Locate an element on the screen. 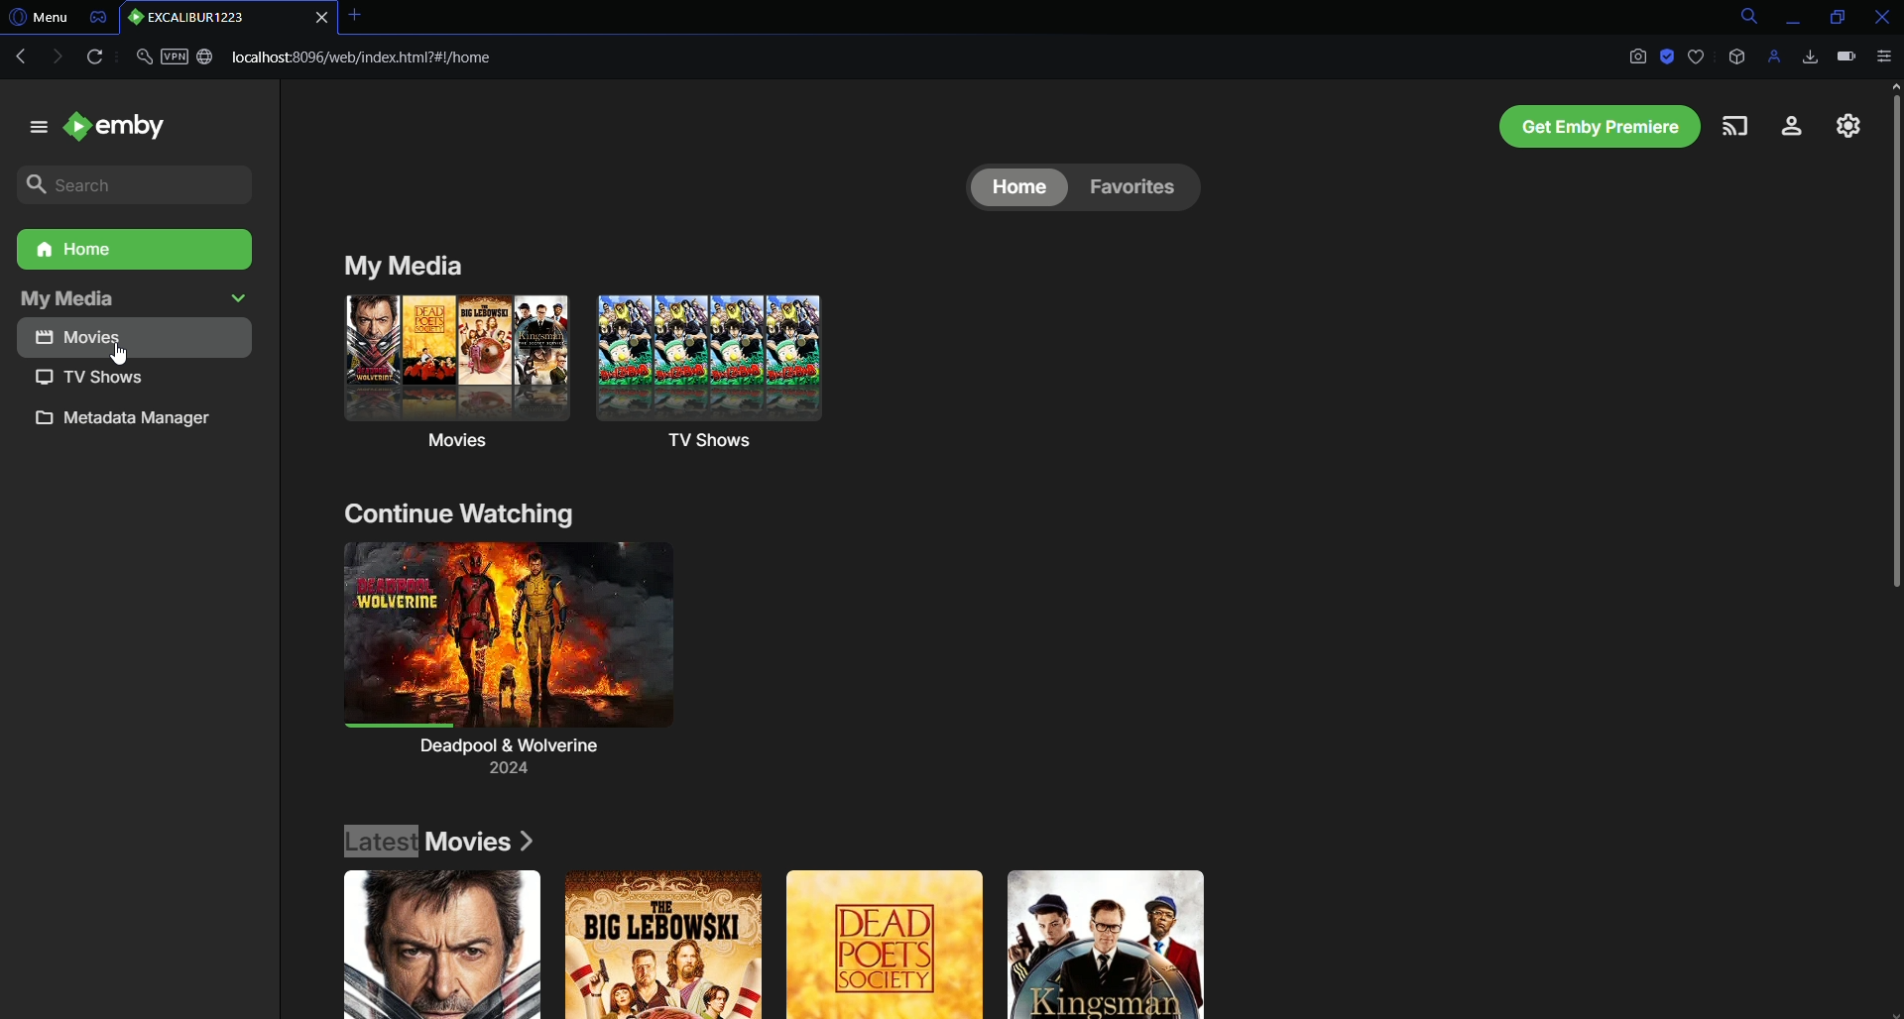 Image resolution: width=1904 pixels, height=1019 pixels. cursor is located at coordinates (119, 354).